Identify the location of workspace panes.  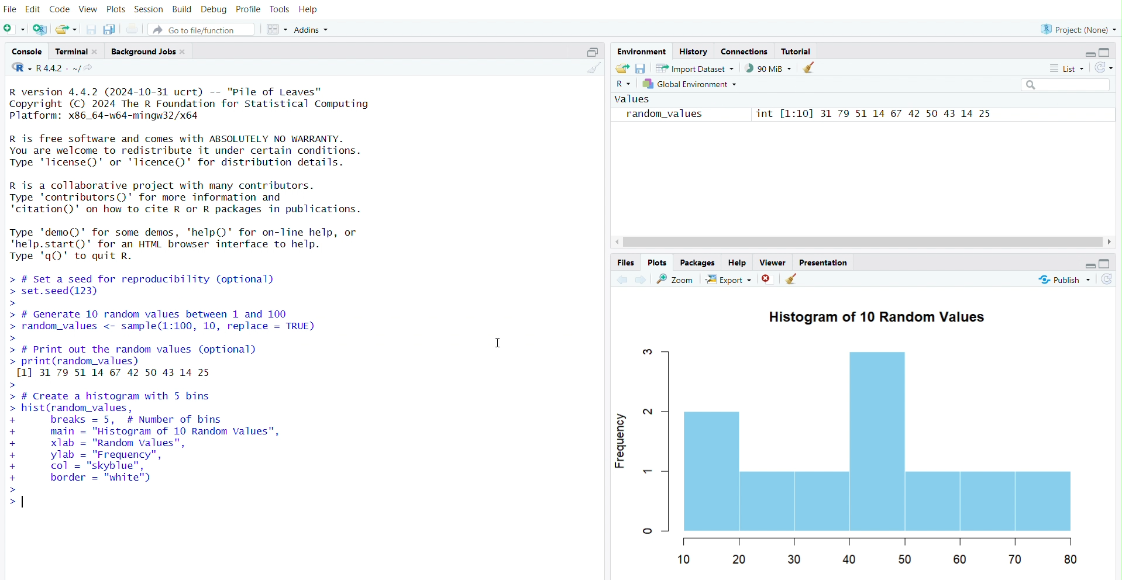
(277, 27).